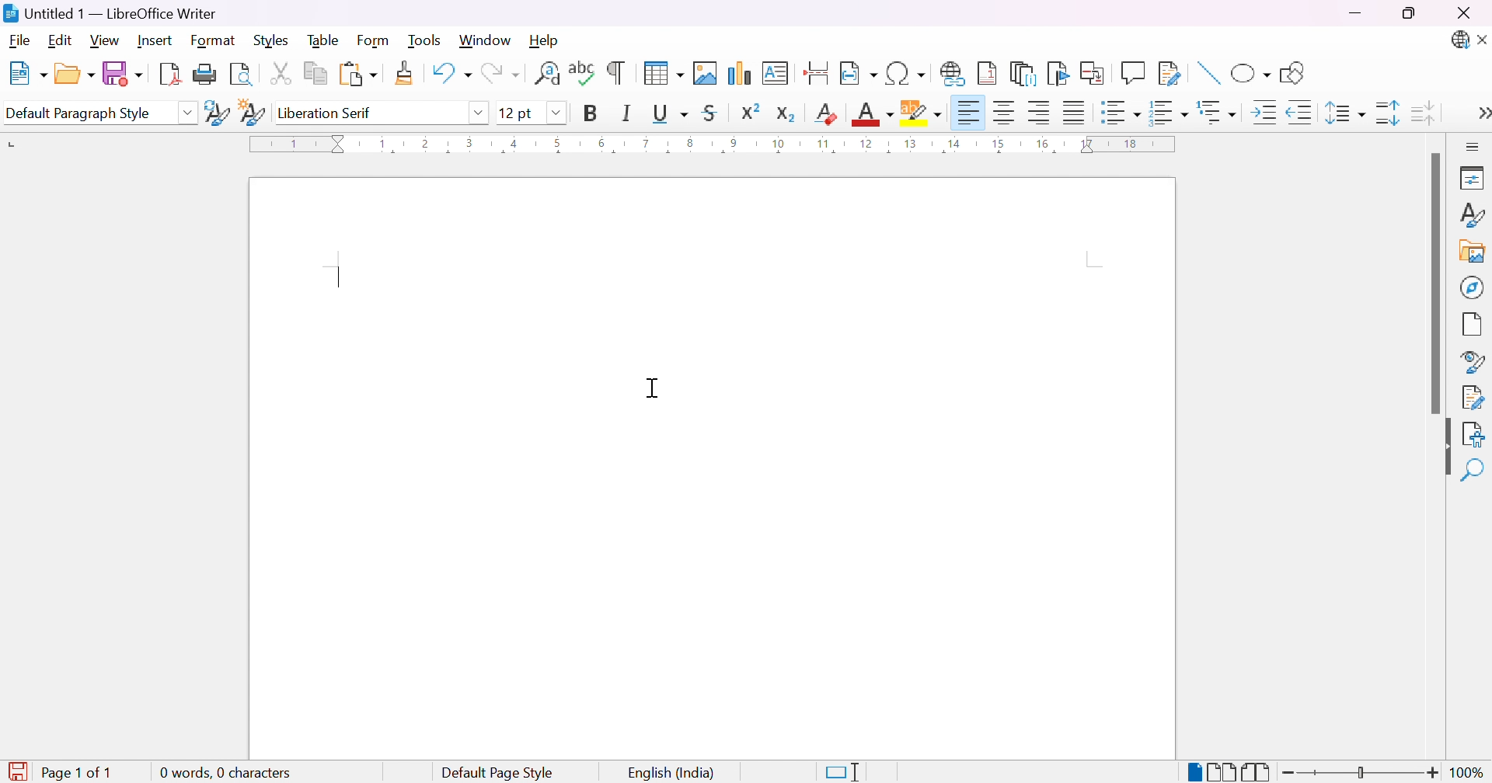  What do you see at coordinates (875, 114) in the screenshot?
I see `Font color` at bounding box center [875, 114].